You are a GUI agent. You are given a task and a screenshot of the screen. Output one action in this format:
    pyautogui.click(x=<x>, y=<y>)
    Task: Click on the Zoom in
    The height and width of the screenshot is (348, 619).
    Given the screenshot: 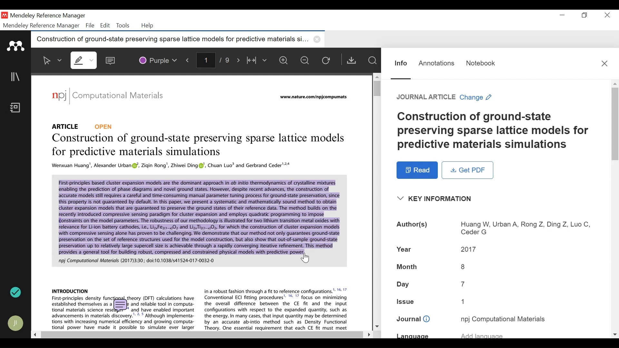 What is the action you would take?
    pyautogui.click(x=285, y=60)
    